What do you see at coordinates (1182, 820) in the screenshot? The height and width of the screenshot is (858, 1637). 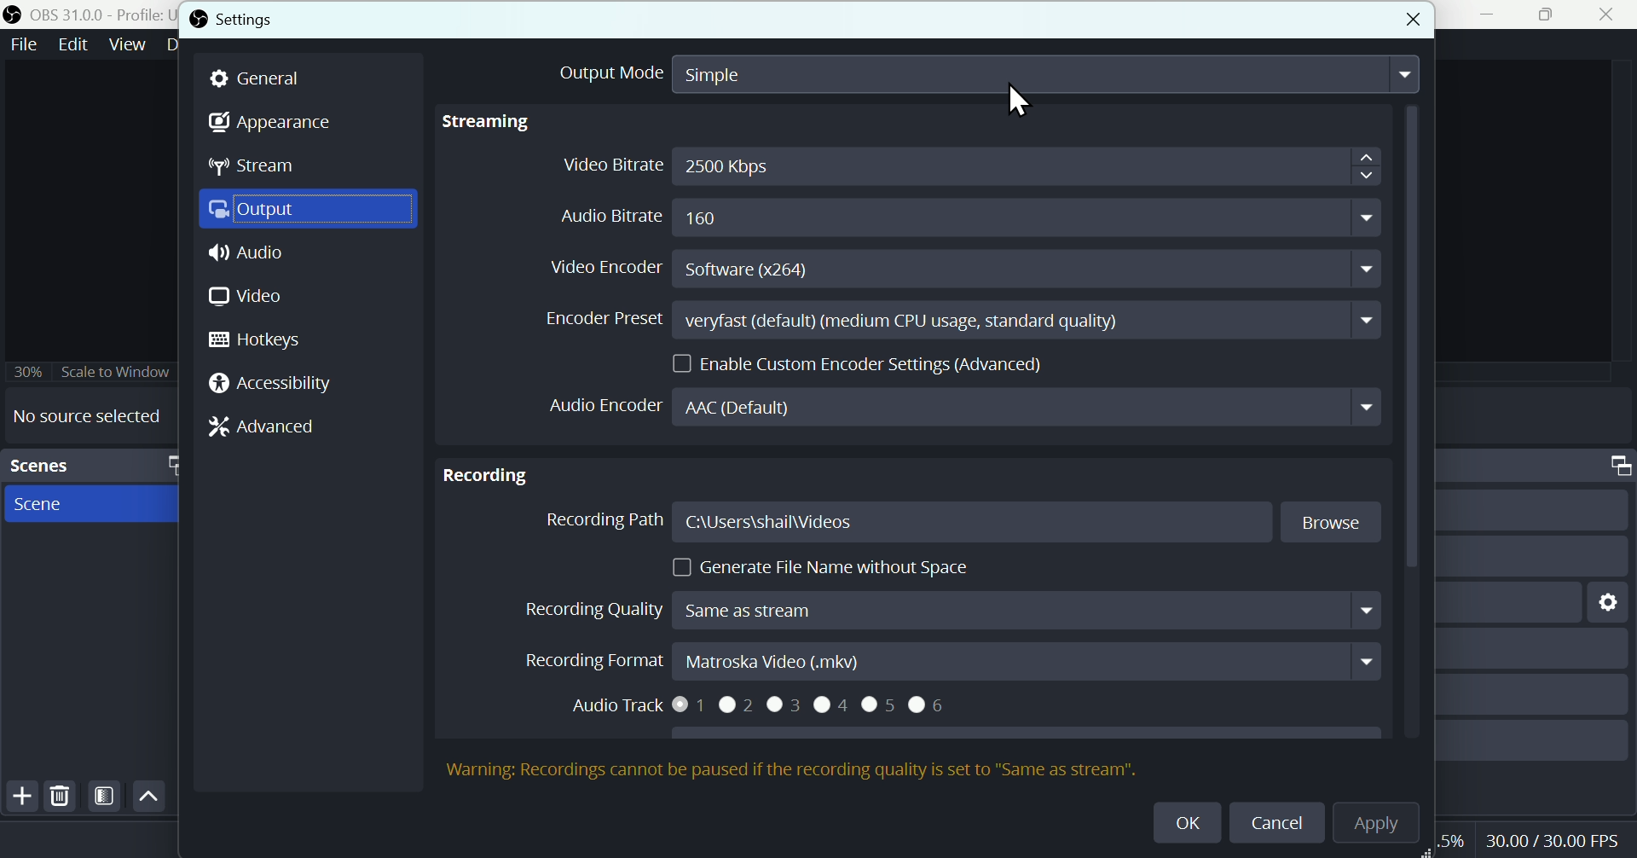 I see `OK` at bounding box center [1182, 820].